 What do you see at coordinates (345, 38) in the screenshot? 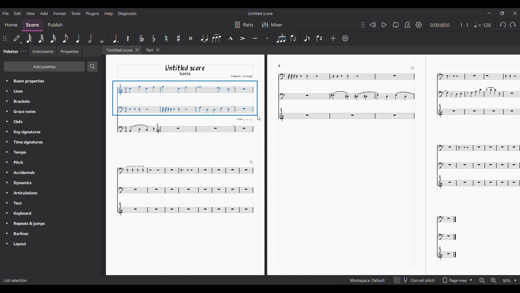
I see `Settings` at bounding box center [345, 38].